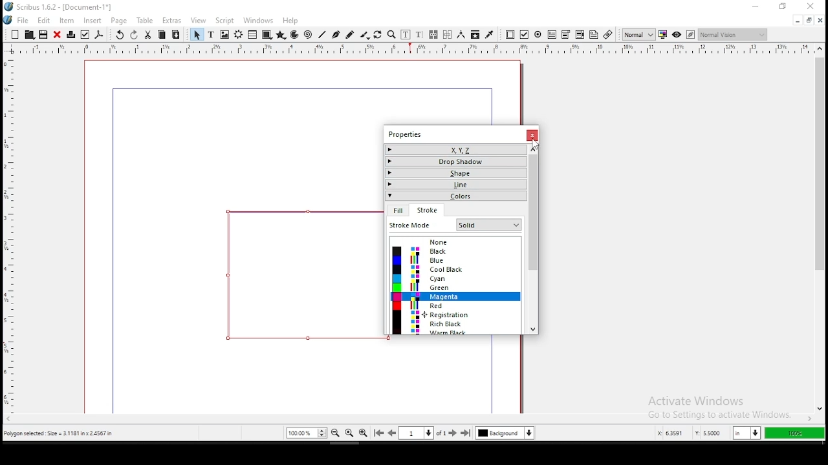 The image size is (828, 465). What do you see at coordinates (350, 34) in the screenshot?
I see `freehand line` at bounding box center [350, 34].